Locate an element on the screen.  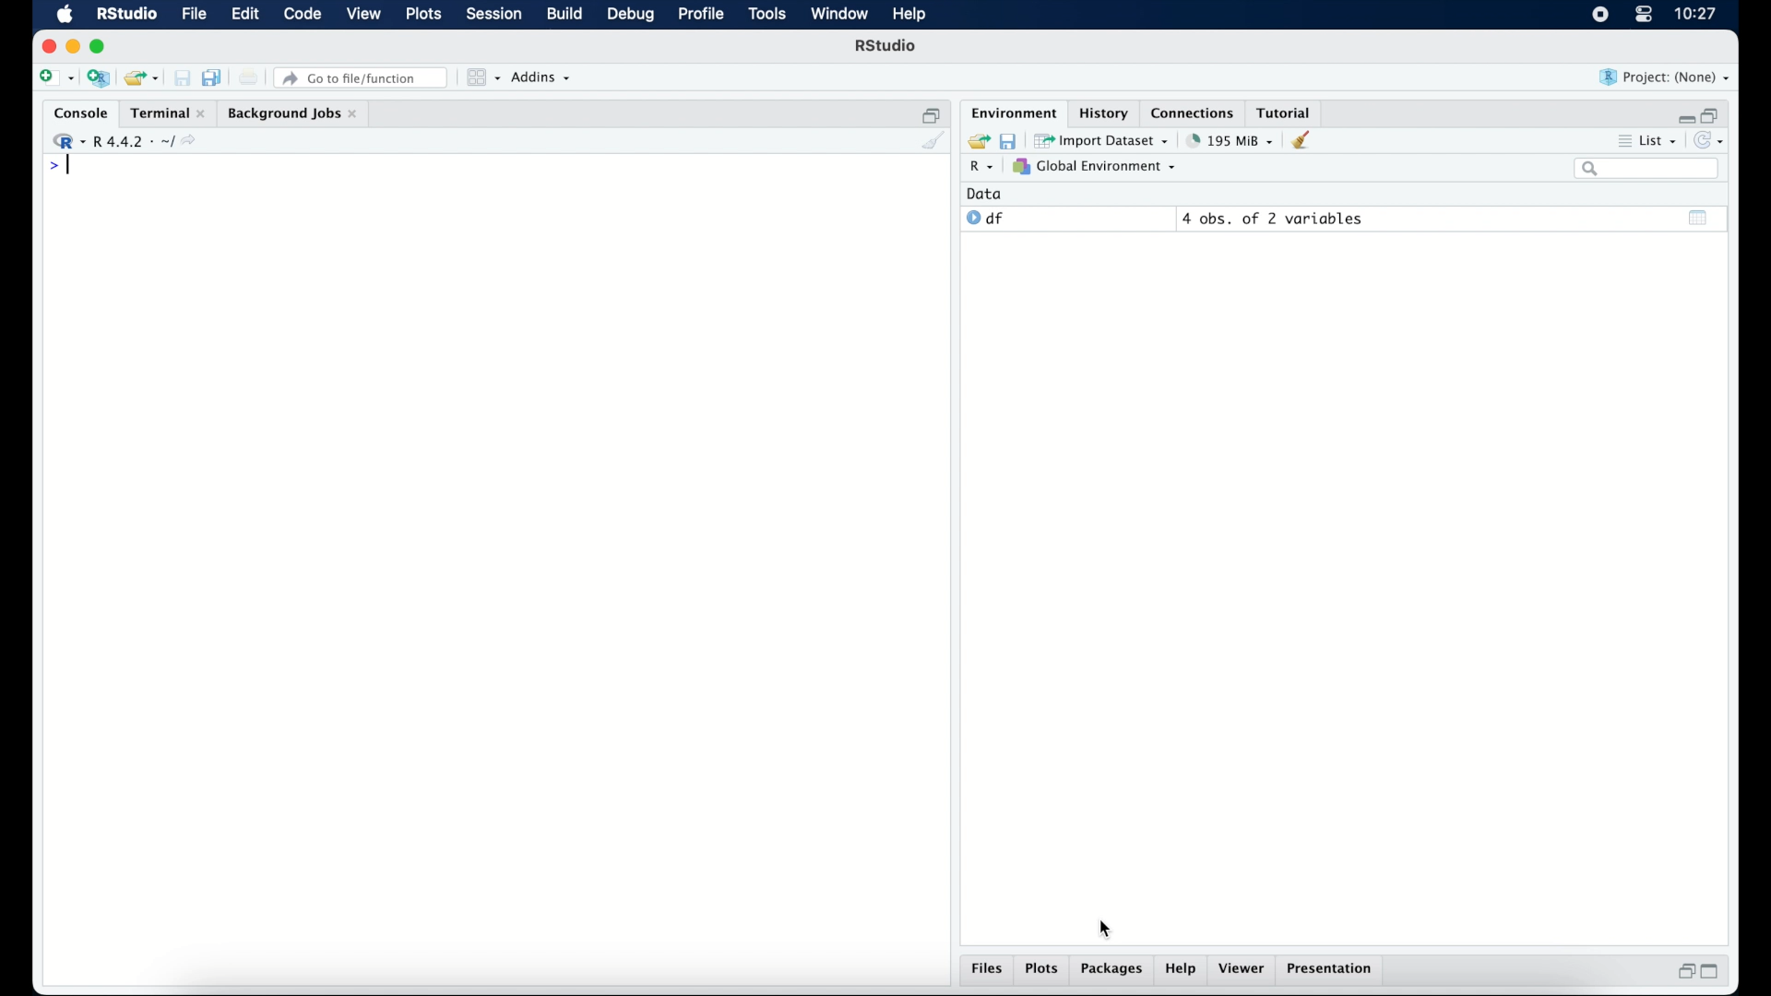
search bar is located at coordinates (1646, 170).